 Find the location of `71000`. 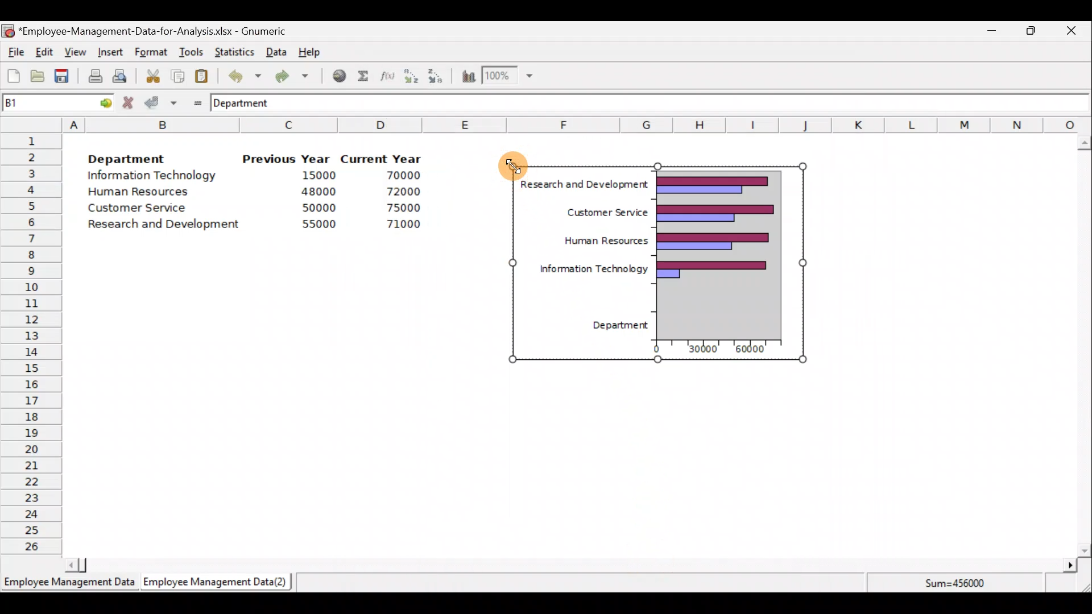

71000 is located at coordinates (400, 224).